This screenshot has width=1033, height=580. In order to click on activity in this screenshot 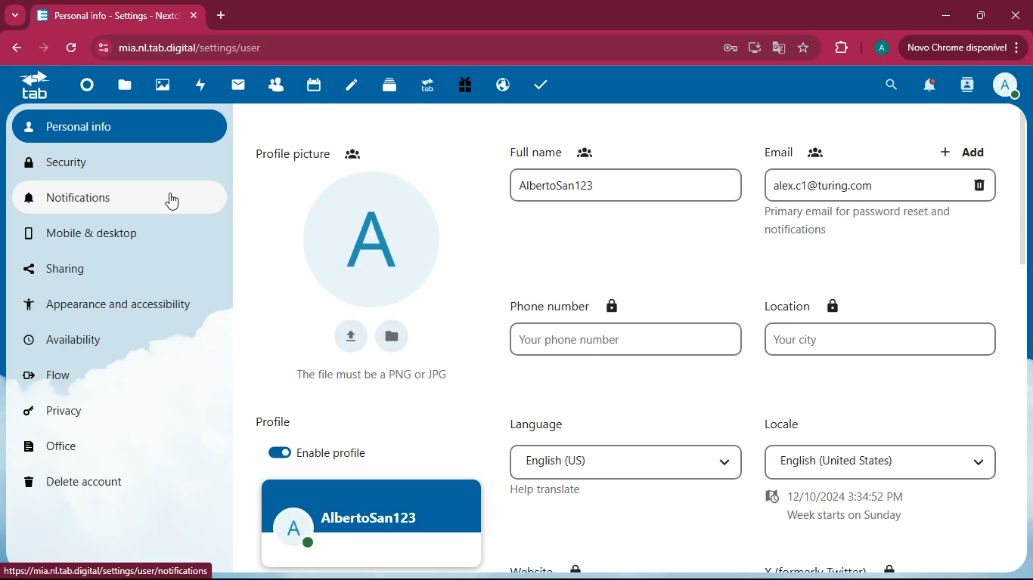, I will do `click(197, 86)`.